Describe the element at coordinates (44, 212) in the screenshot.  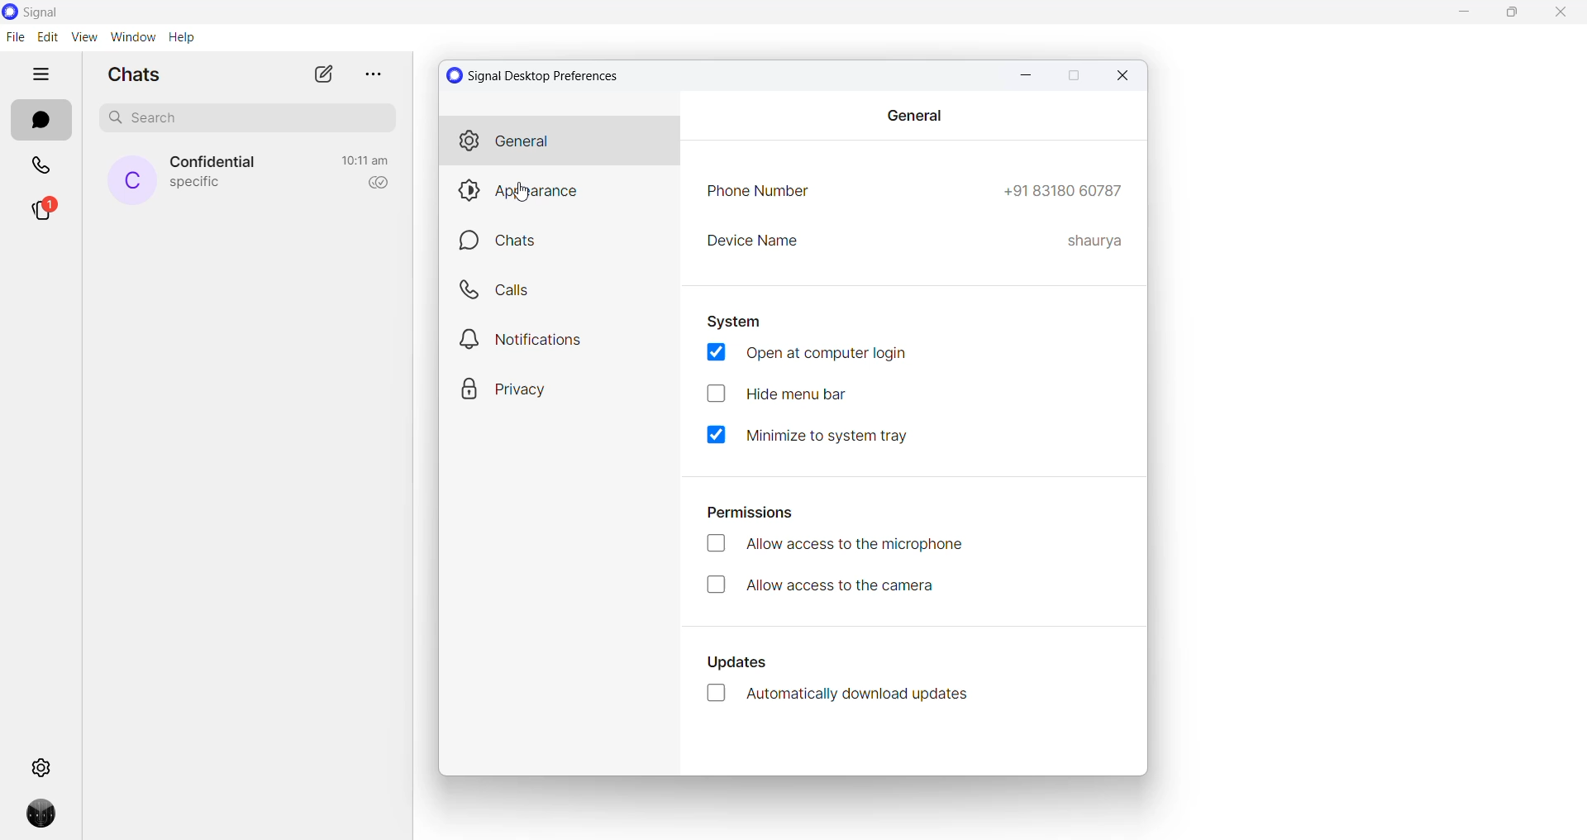
I see `stories` at that location.